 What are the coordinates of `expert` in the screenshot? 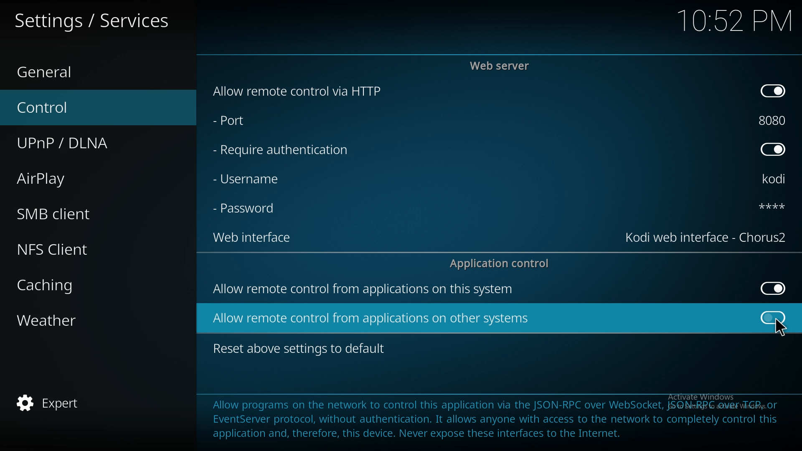 It's located at (86, 401).